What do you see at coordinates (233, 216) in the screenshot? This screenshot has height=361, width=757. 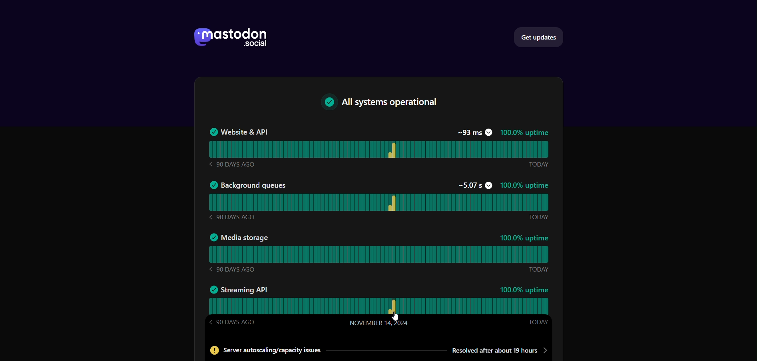 I see `90 days ago` at bounding box center [233, 216].